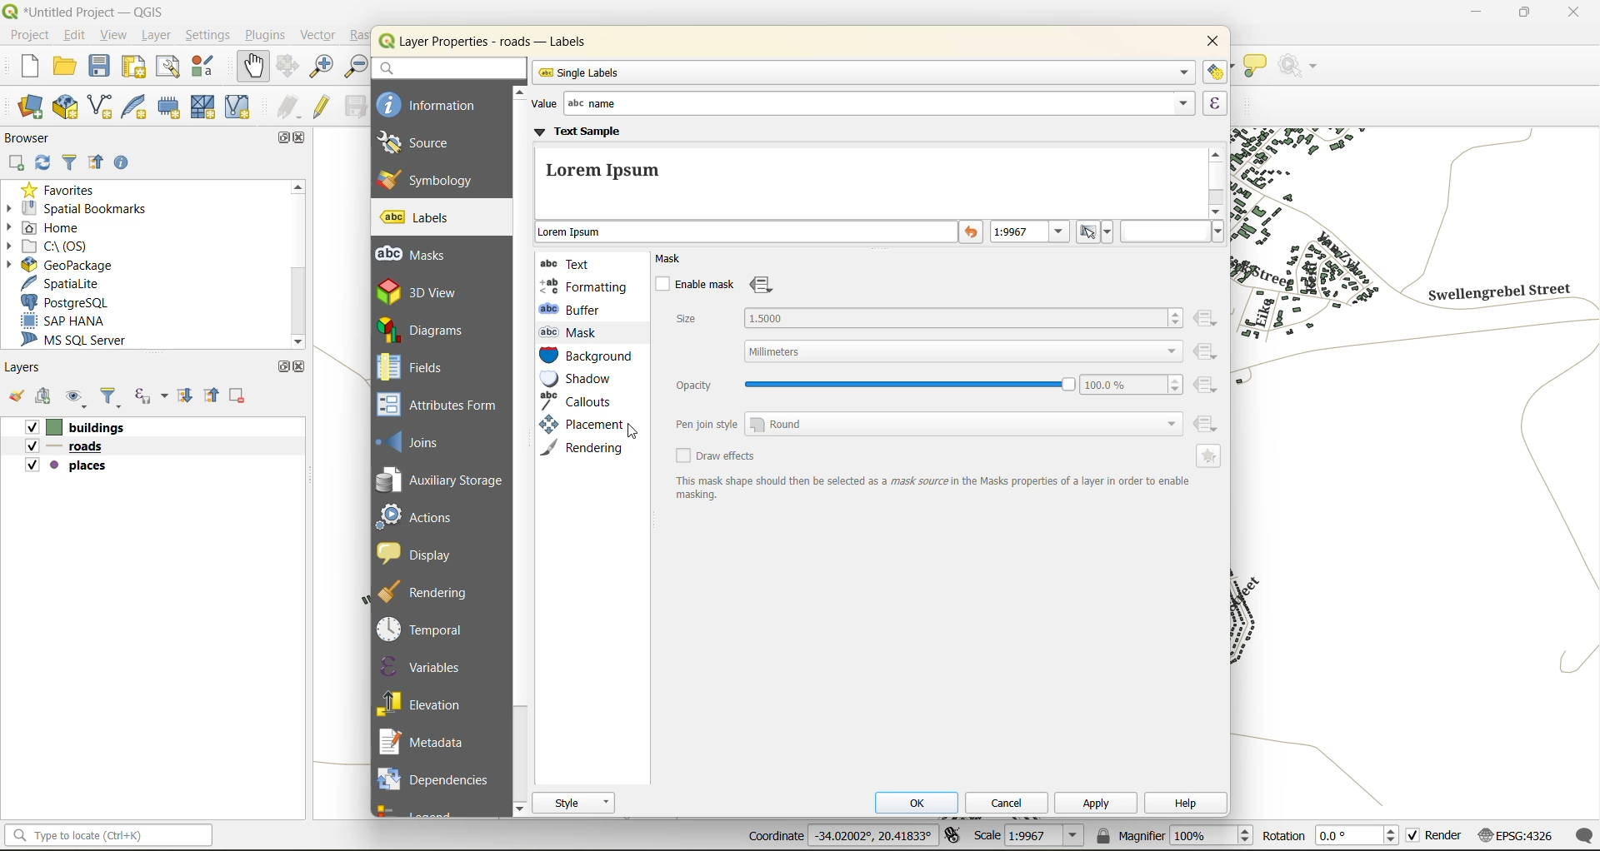 This screenshot has width=1600, height=851. I want to click on ms sql server, so click(77, 341).